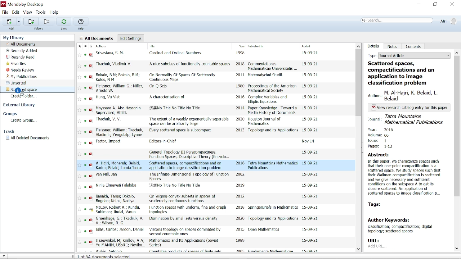  I want to click on title, so click(176, 109).